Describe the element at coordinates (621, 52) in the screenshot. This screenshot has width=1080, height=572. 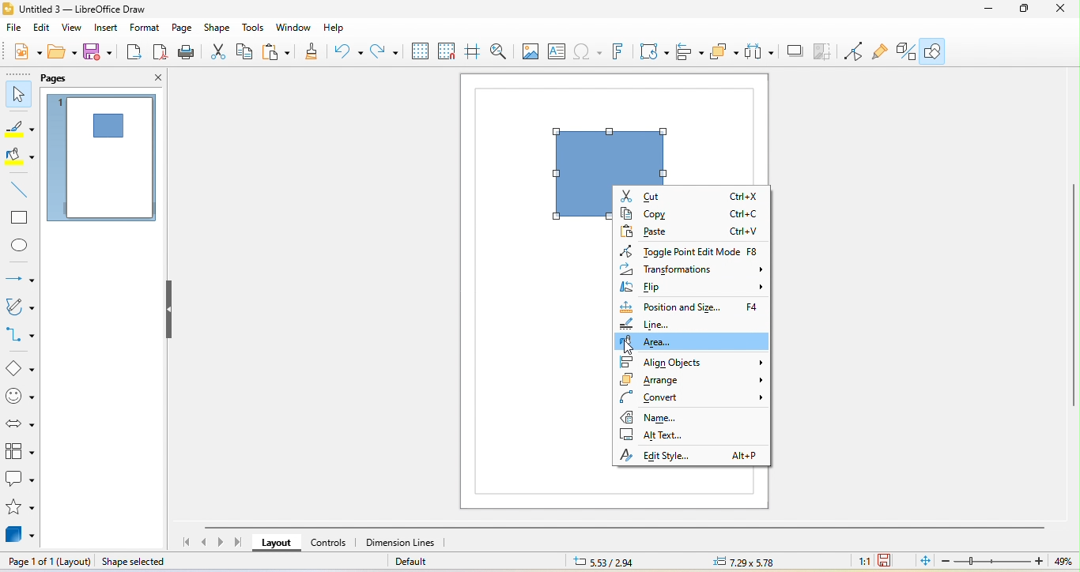
I see `fontwork text` at that location.